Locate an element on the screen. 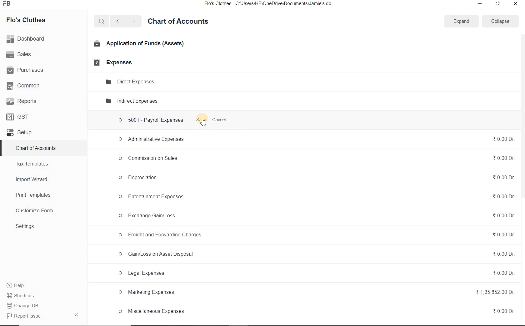 Image resolution: width=525 pixels, height=326 pixels. Chart of Accounts is located at coordinates (178, 22).